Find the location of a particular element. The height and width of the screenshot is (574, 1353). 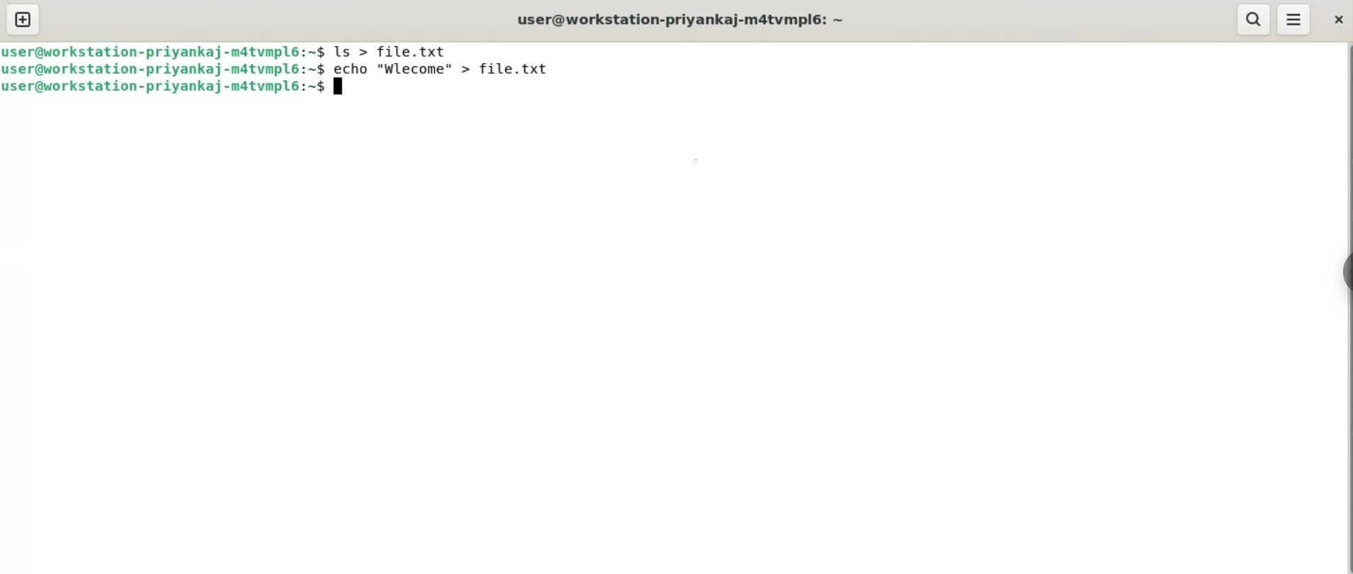

echo "Wlecome" > file.txt is located at coordinates (450, 68).